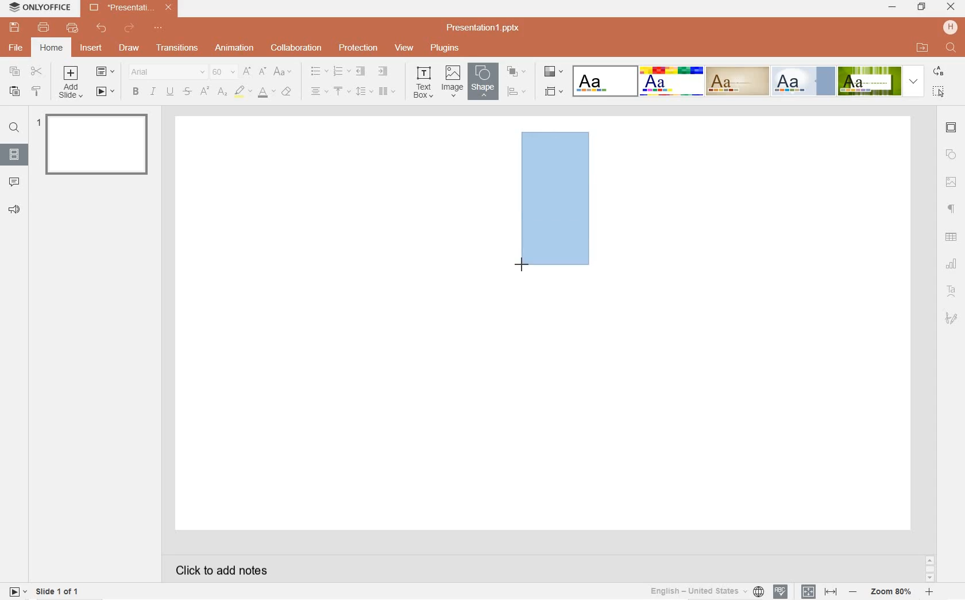 The height and width of the screenshot is (600, 965). Describe the element at coordinates (51, 48) in the screenshot. I see `home` at that location.